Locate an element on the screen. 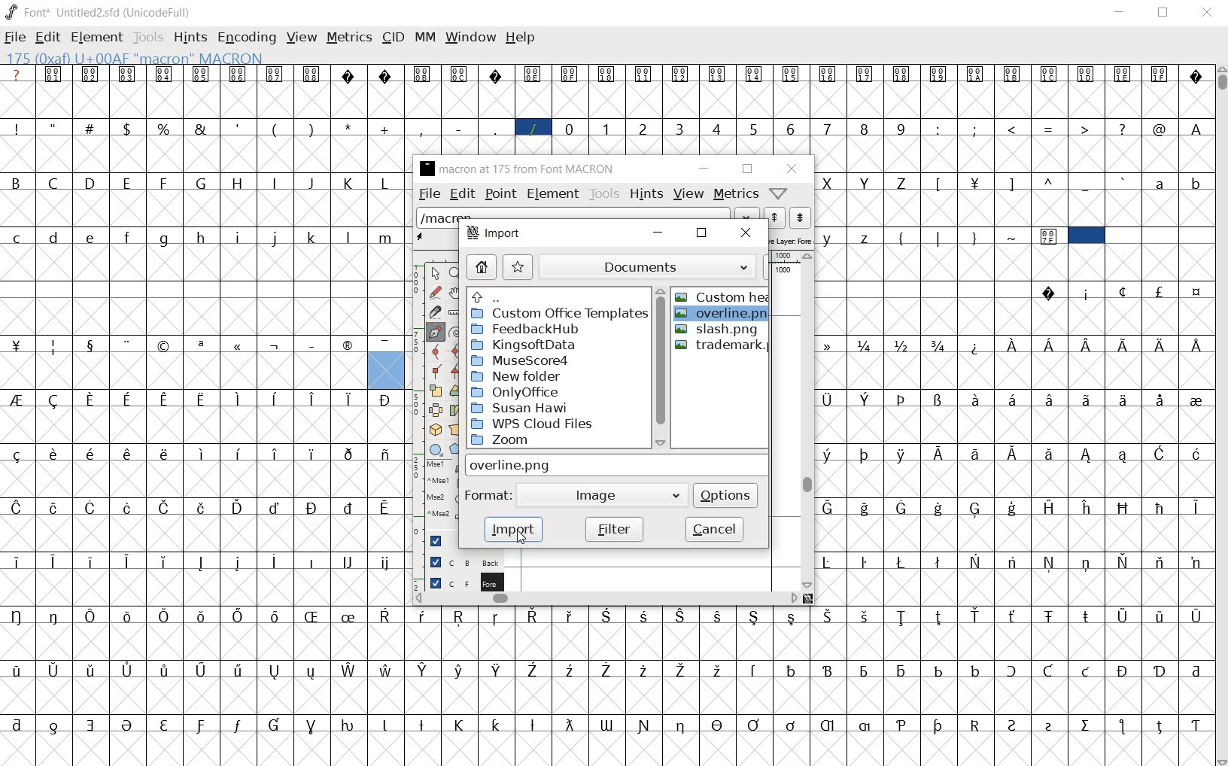 The height and width of the screenshot is (766, 1228). Symbol is located at coordinates (606, 723).